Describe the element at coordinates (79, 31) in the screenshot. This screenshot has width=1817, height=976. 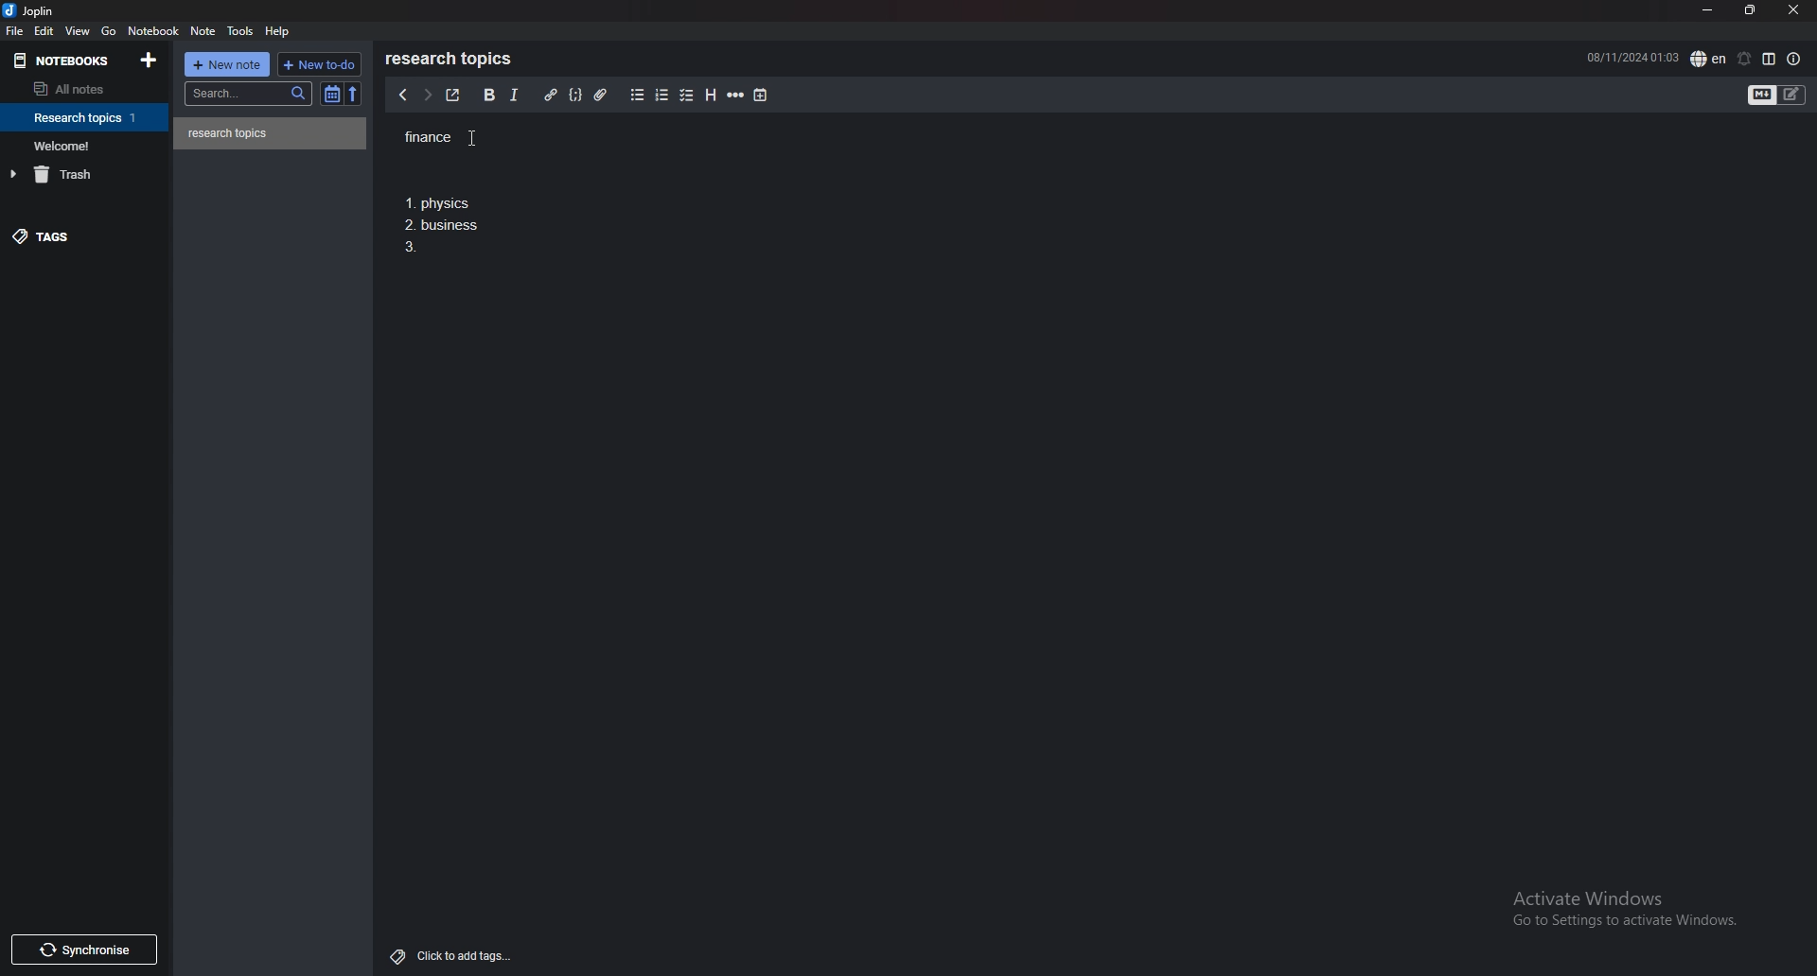
I see `view` at that location.